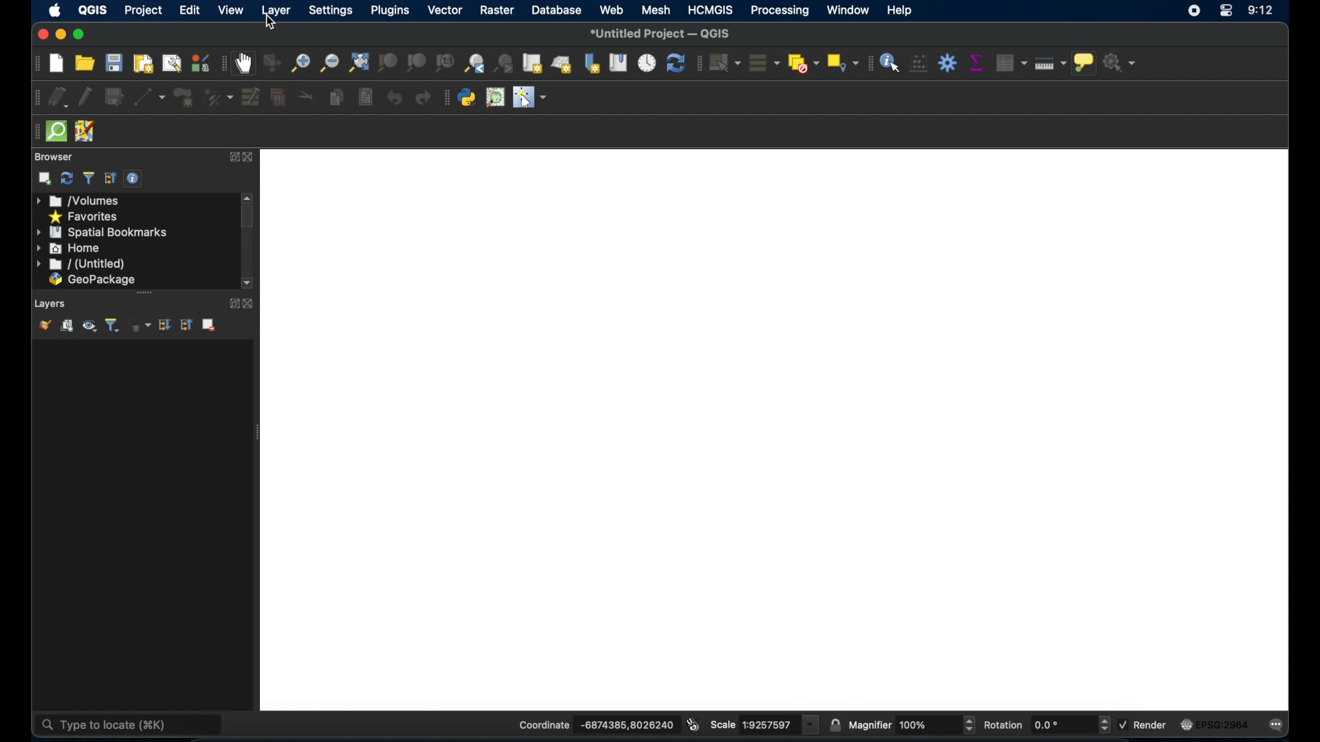 The width and height of the screenshot is (1320, 742). I want to click on maximize, so click(81, 34).